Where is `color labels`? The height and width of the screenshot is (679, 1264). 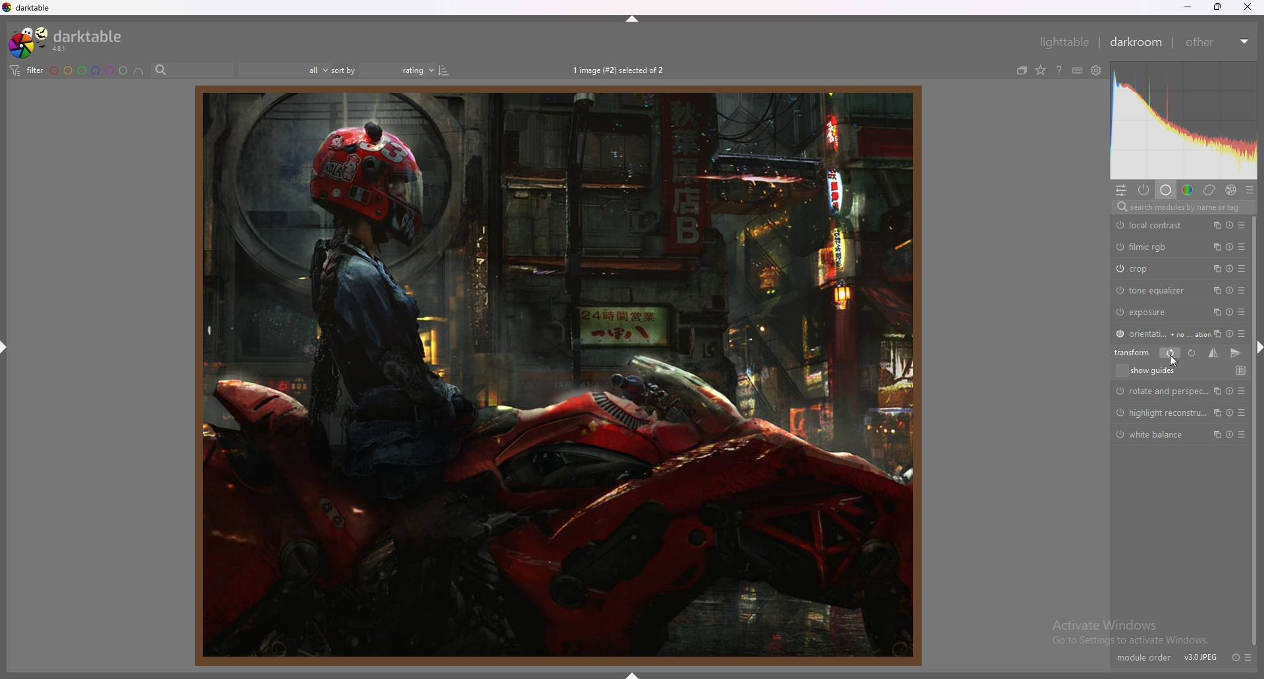
color labels is located at coordinates (88, 70).